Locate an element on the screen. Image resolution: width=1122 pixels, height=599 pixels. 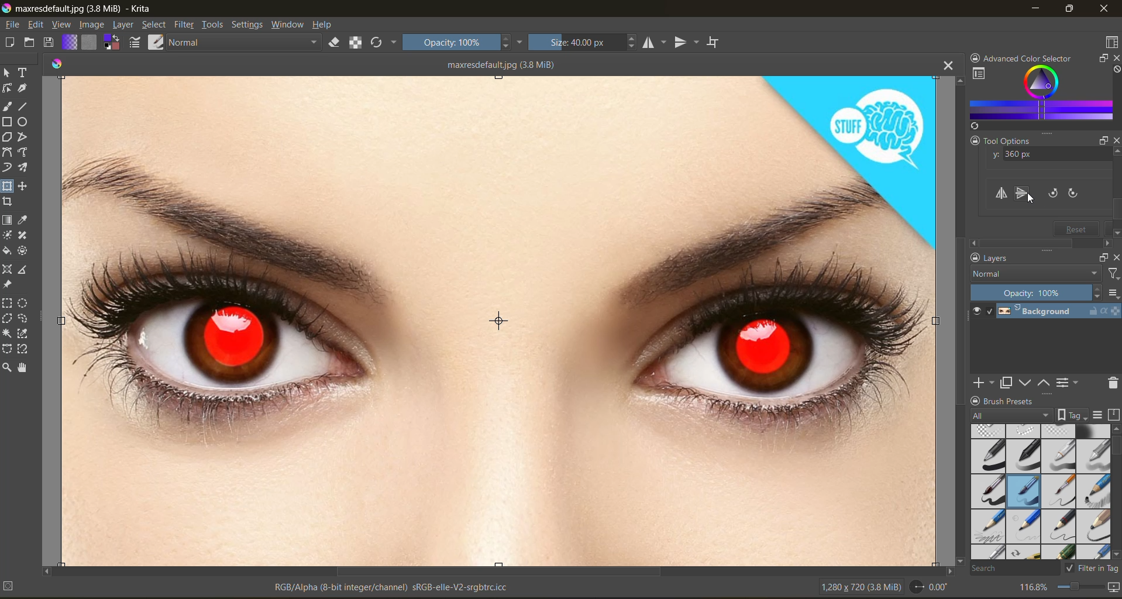
tag is located at coordinates (1009, 416).